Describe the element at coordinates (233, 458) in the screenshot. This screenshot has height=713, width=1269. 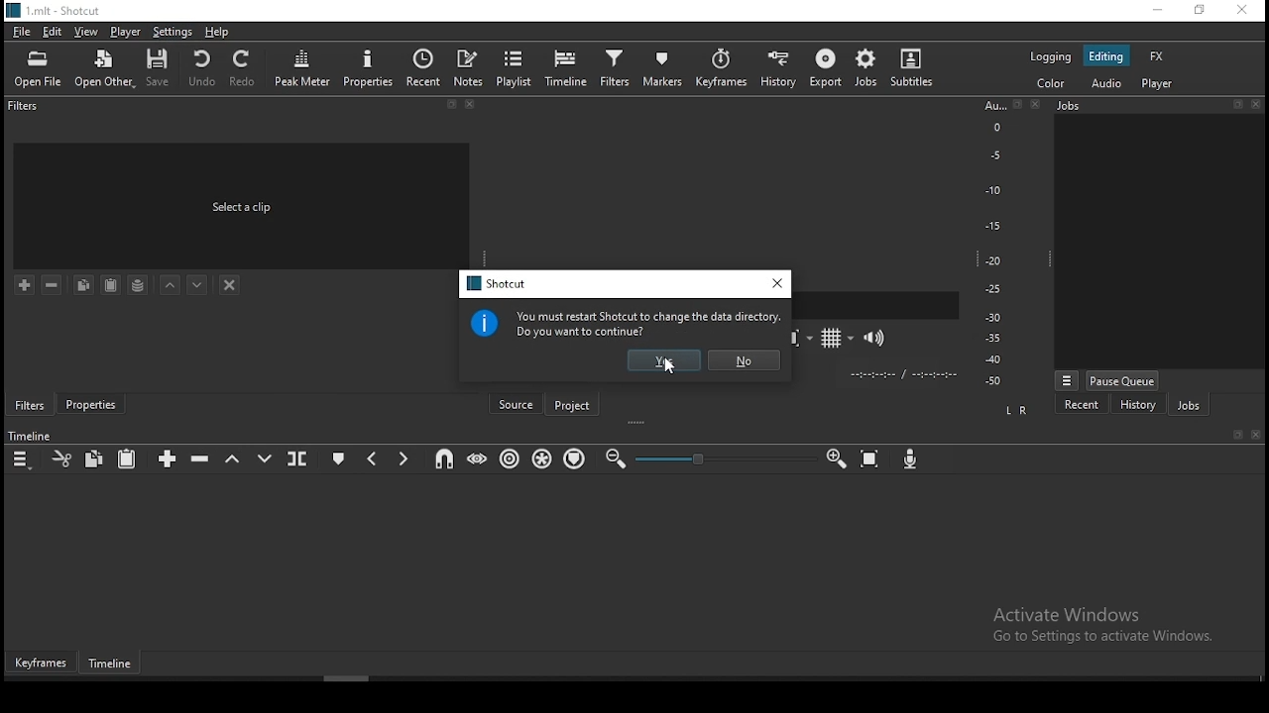
I see `lift` at that location.